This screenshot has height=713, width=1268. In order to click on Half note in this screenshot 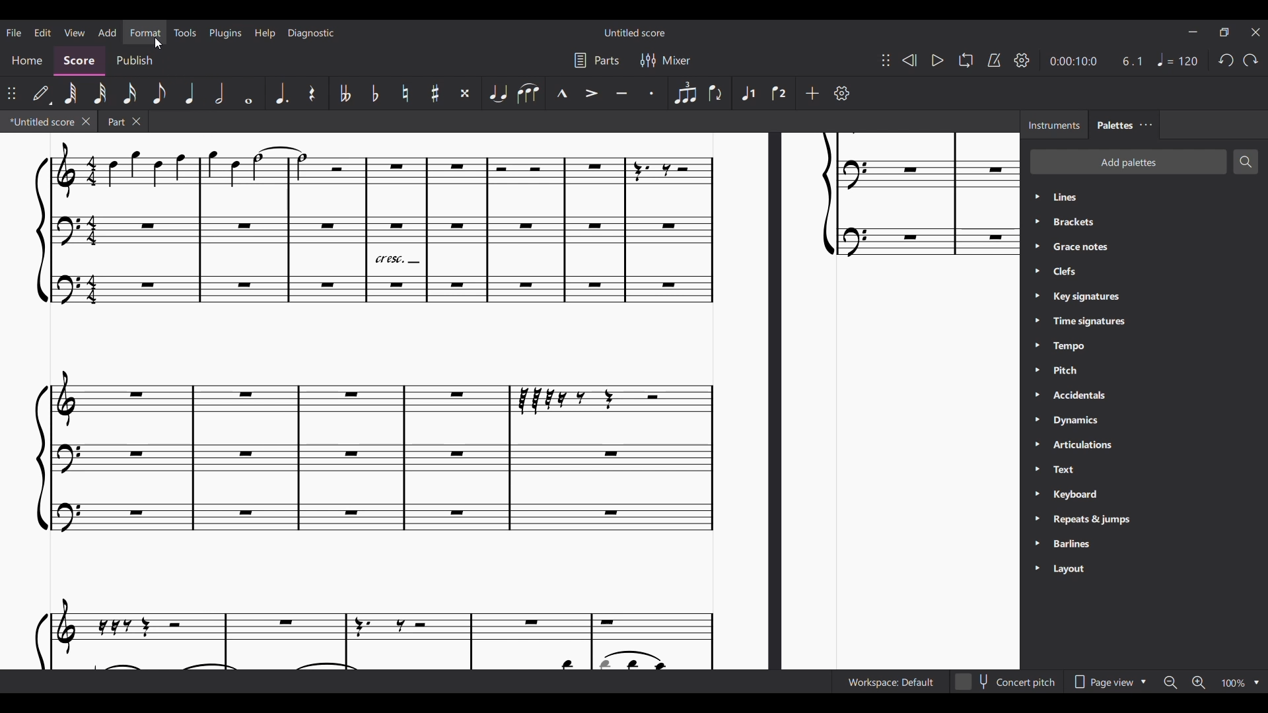, I will do `click(219, 93)`.